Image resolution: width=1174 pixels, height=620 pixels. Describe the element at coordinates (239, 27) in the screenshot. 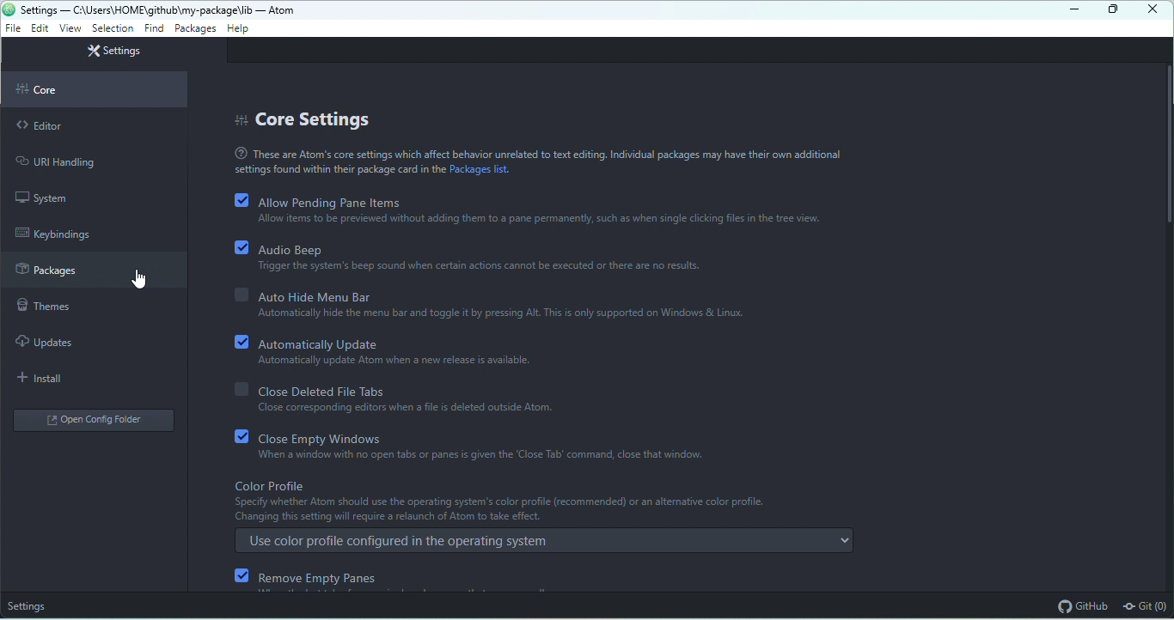

I see `help` at that location.